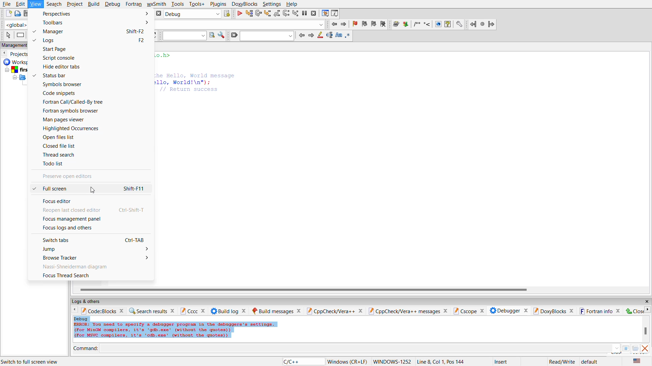 The image size is (652, 366). I want to click on next instruction, so click(286, 14).